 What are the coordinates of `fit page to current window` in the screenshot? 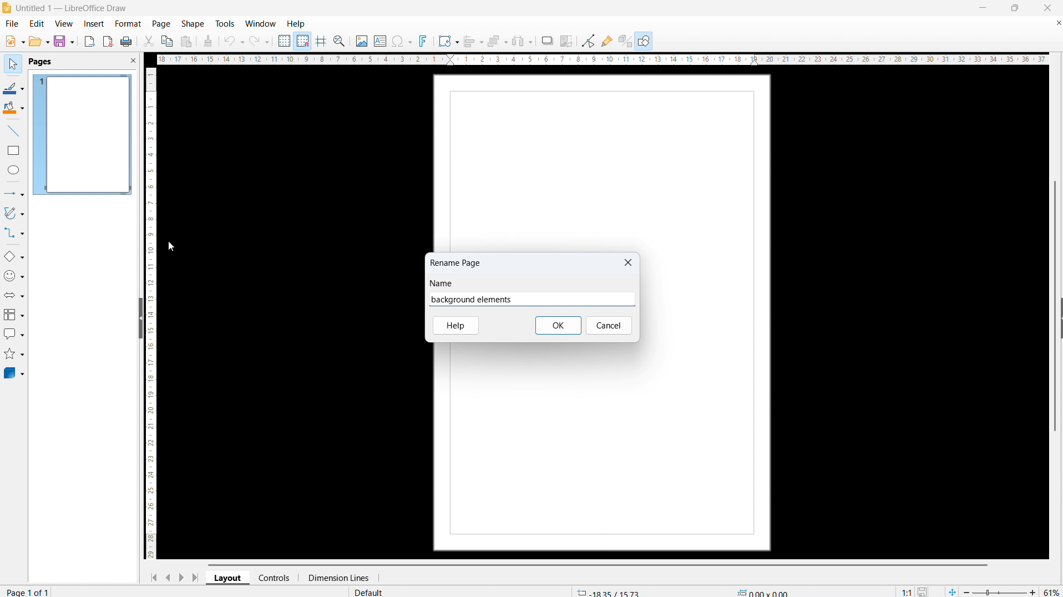 It's located at (952, 591).